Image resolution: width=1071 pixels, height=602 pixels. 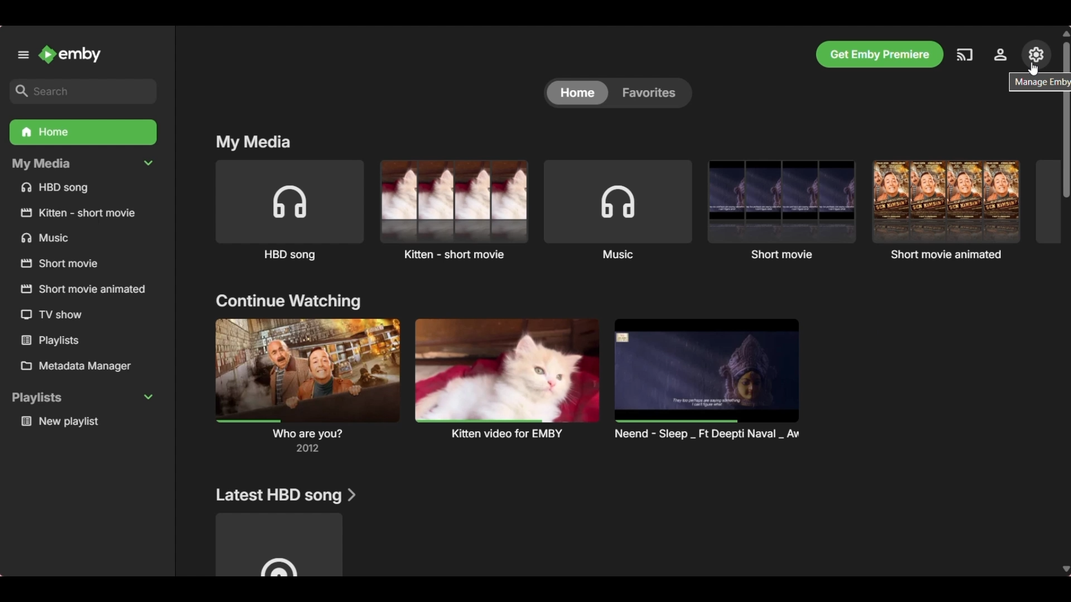 What do you see at coordinates (1000, 54) in the screenshot?
I see `Settings` at bounding box center [1000, 54].